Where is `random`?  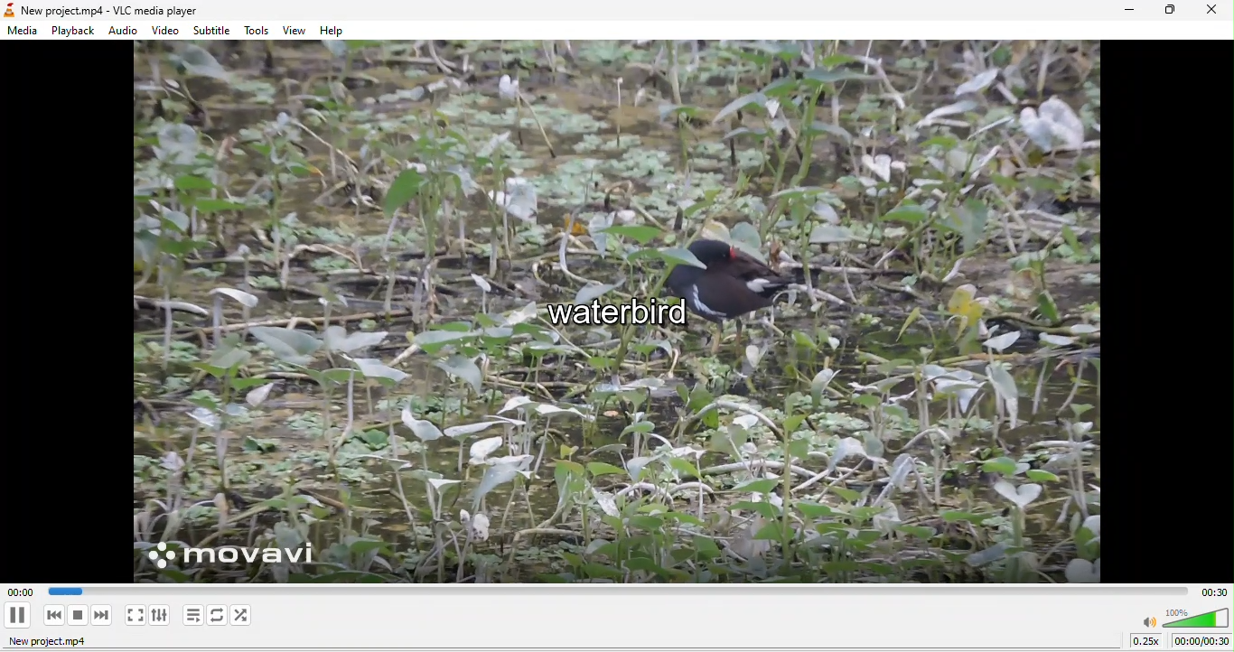 random is located at coordinates (245, 615).